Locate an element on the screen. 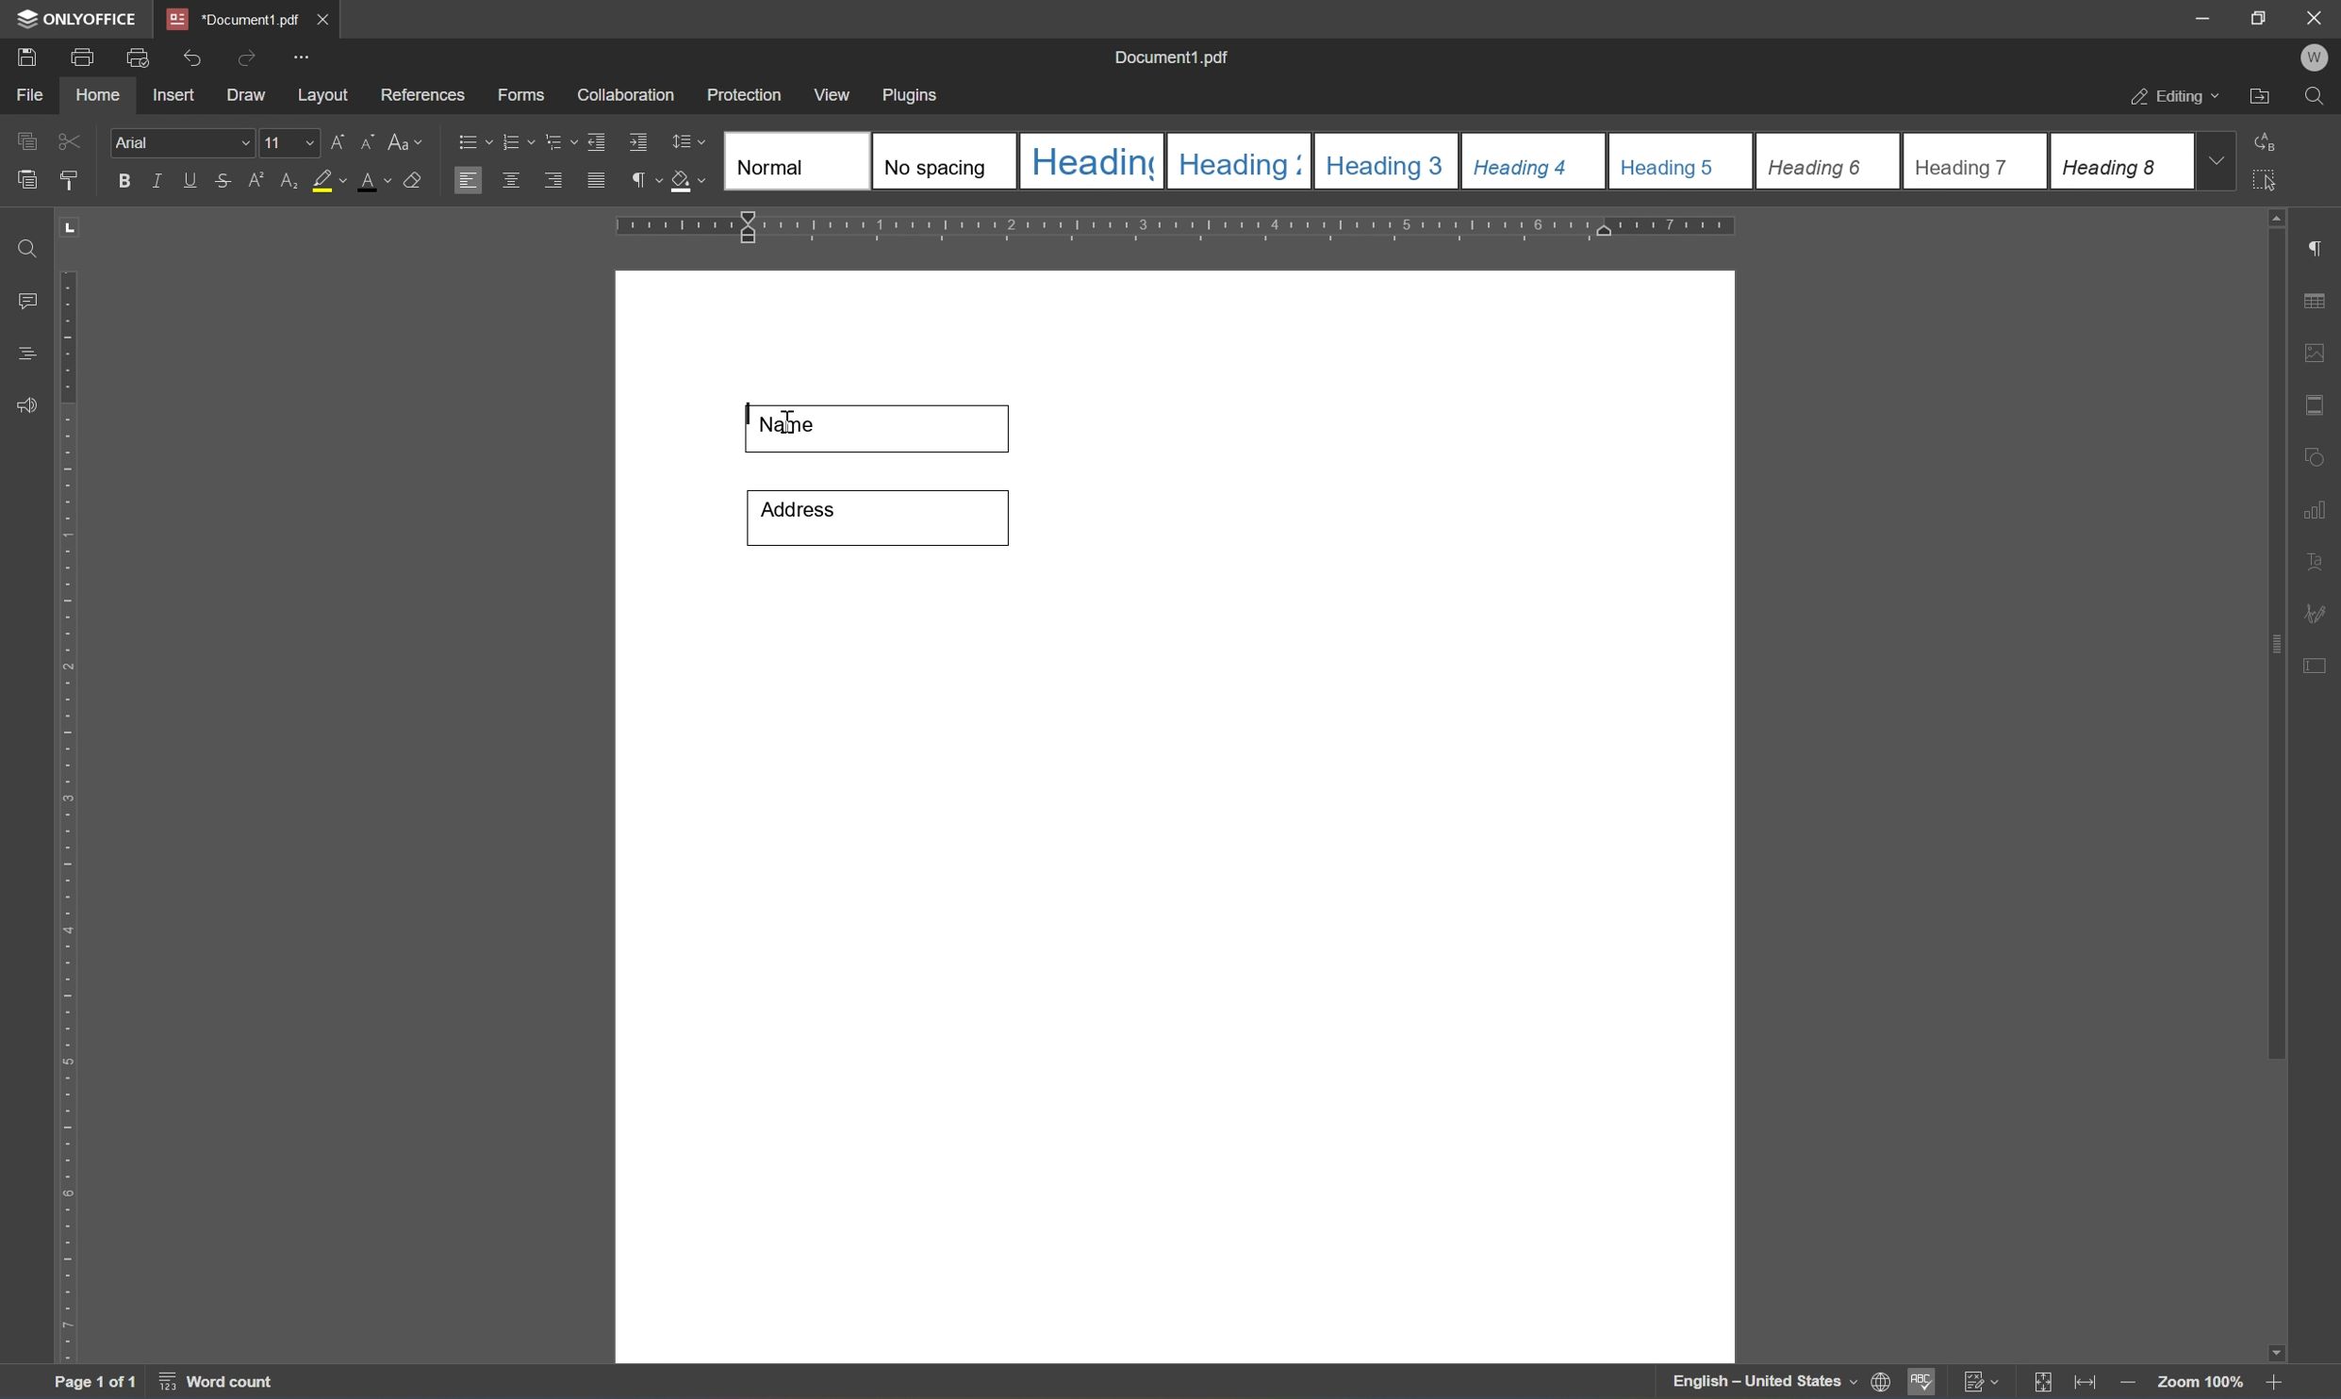 This screenshot has height=1399, width=2341. form settings is located at coordinates (2319, 665).